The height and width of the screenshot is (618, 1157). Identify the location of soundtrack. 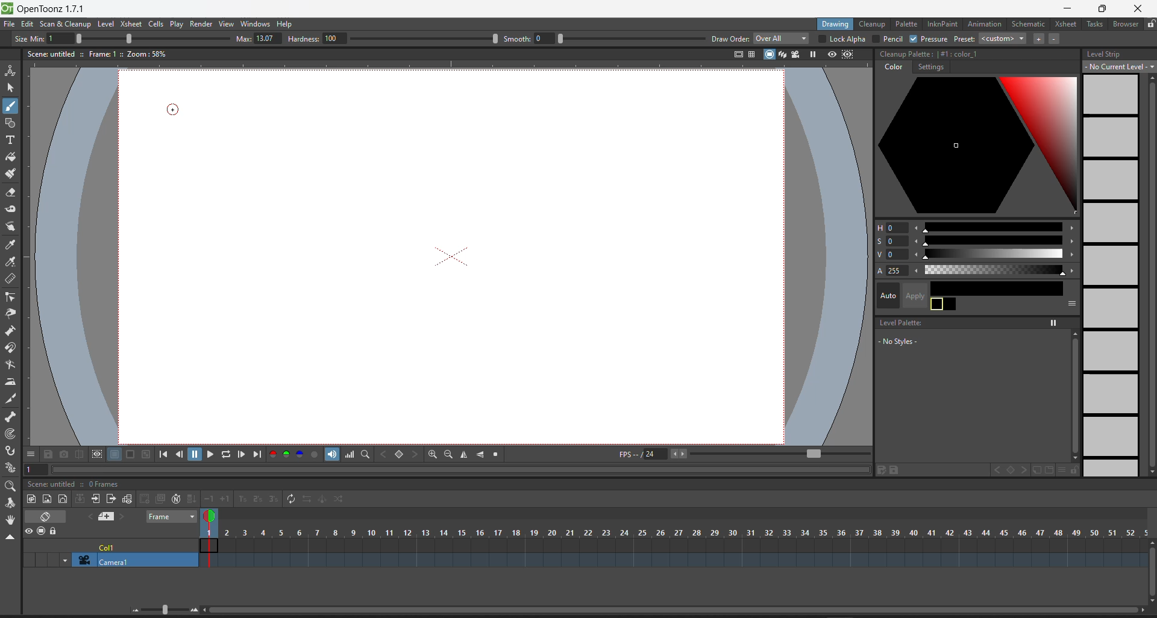
(332, 454).